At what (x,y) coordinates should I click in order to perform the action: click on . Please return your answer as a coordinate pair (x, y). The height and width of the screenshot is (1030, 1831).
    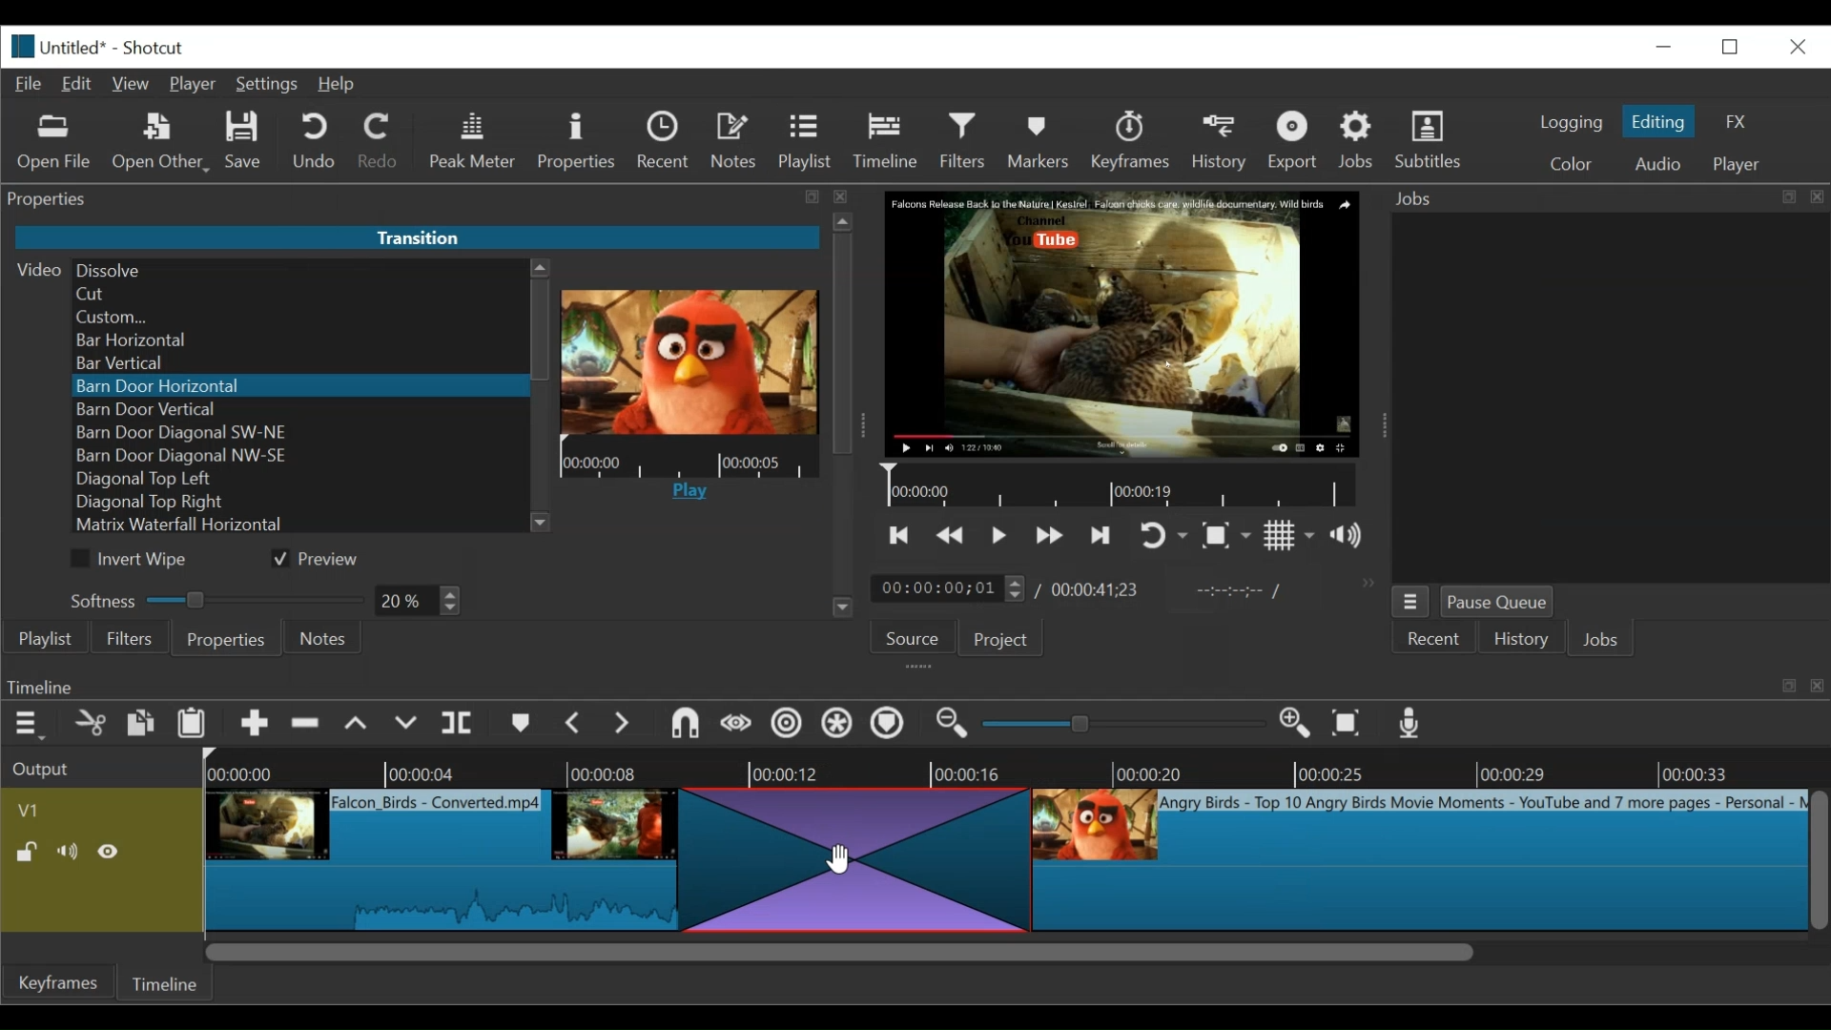
    Looking at the image, I should click on (437, 859).